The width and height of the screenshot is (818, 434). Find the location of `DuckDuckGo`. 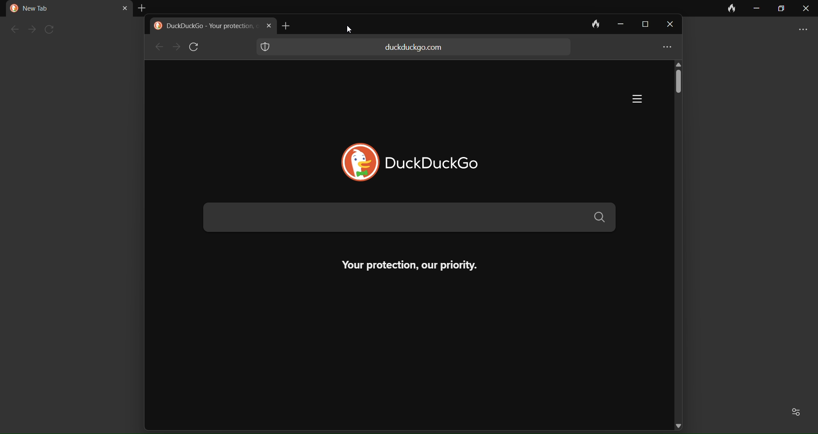

DuckDuckGo is located at coordinates (449, 162).